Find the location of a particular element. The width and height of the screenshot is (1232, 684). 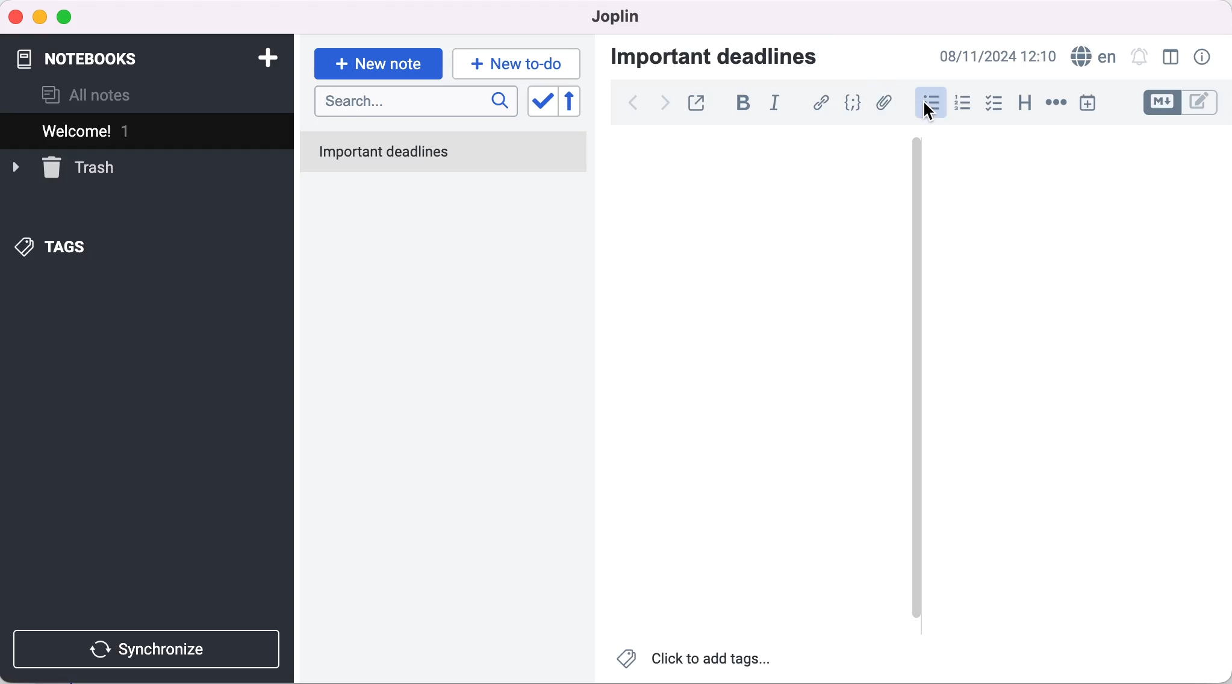

all notes is located at coordinates (100, 93).